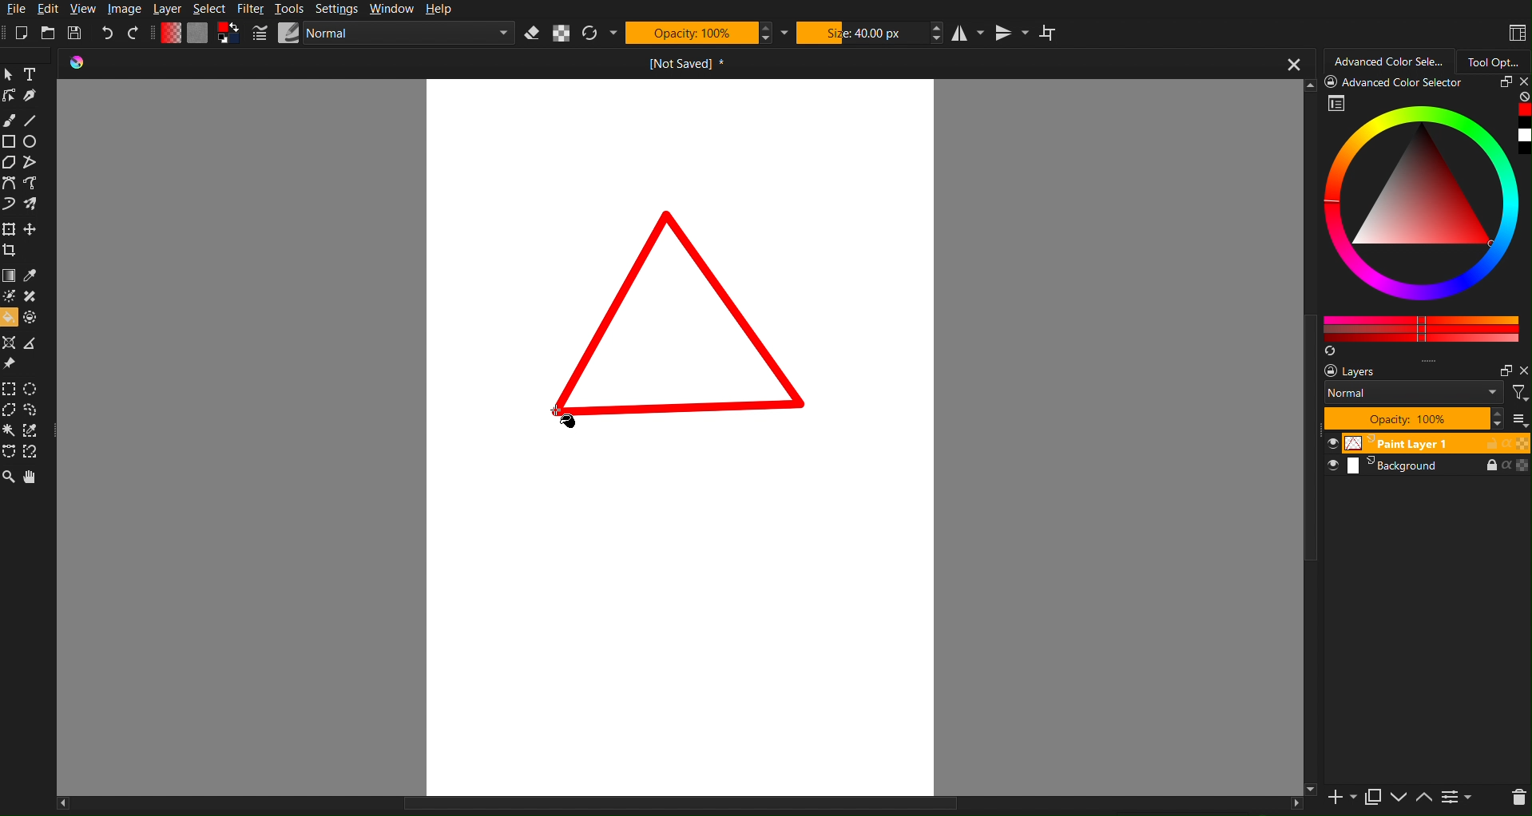  Describe the element at coordinates (31, 275) in the screenshot. I see `sample a color from the image or current layer` at that location.